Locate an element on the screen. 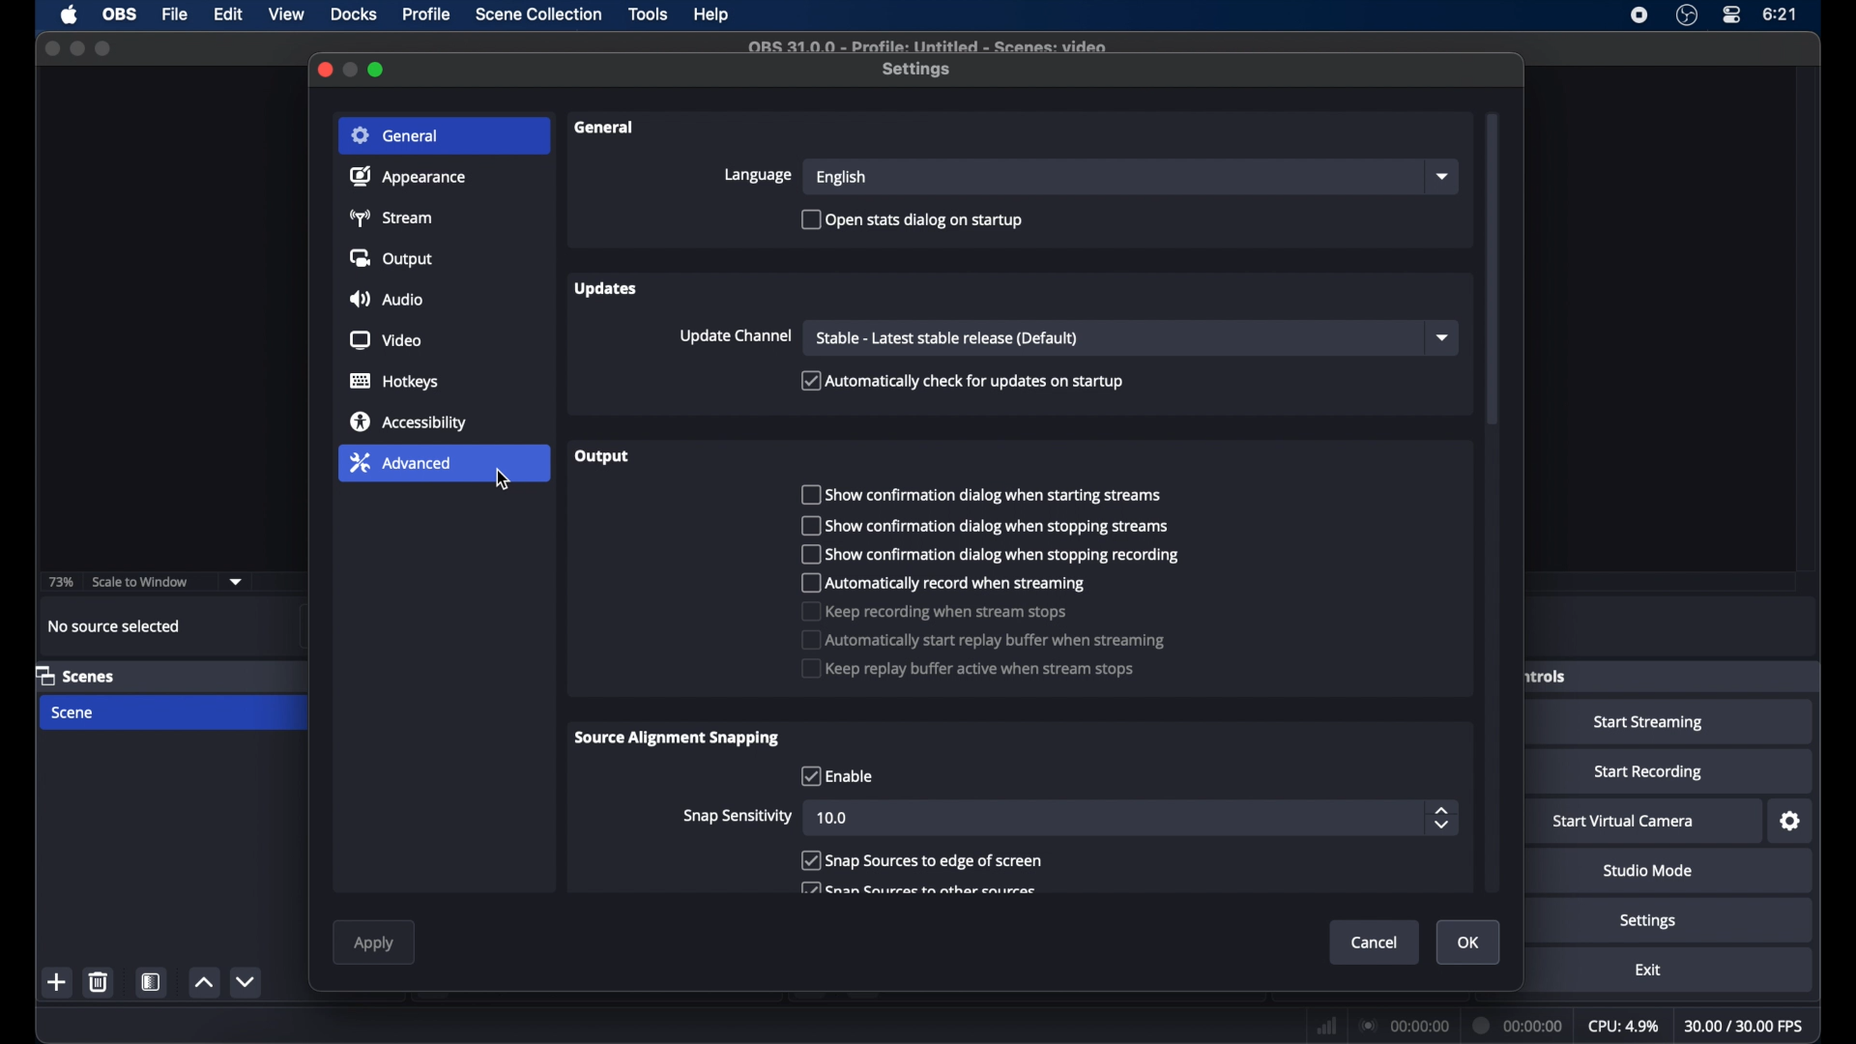 Image resolution: width=1856 pixels, height=1044 pixels. output is located at coordinates (389, 257).